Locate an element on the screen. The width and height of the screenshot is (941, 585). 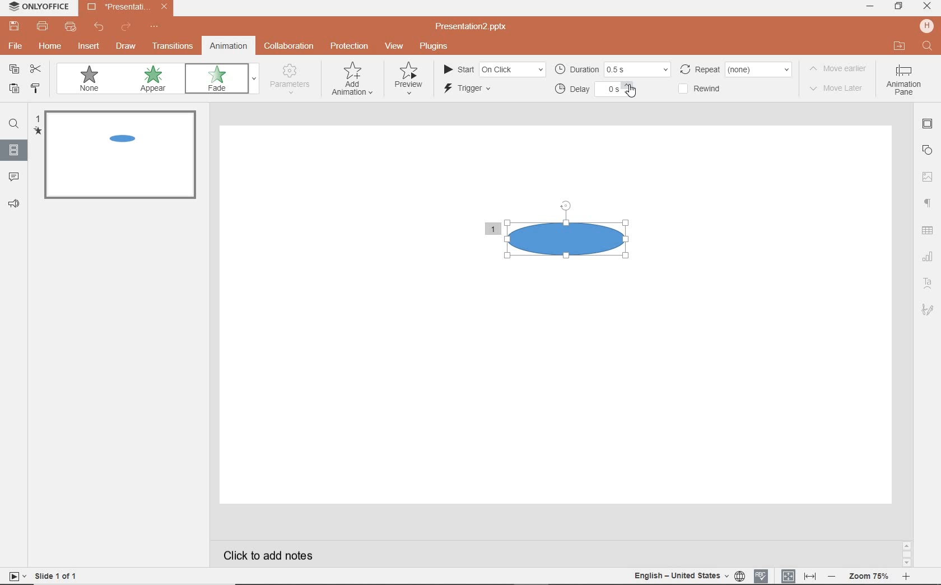
SLIDES is located at coordinates (13, 153).